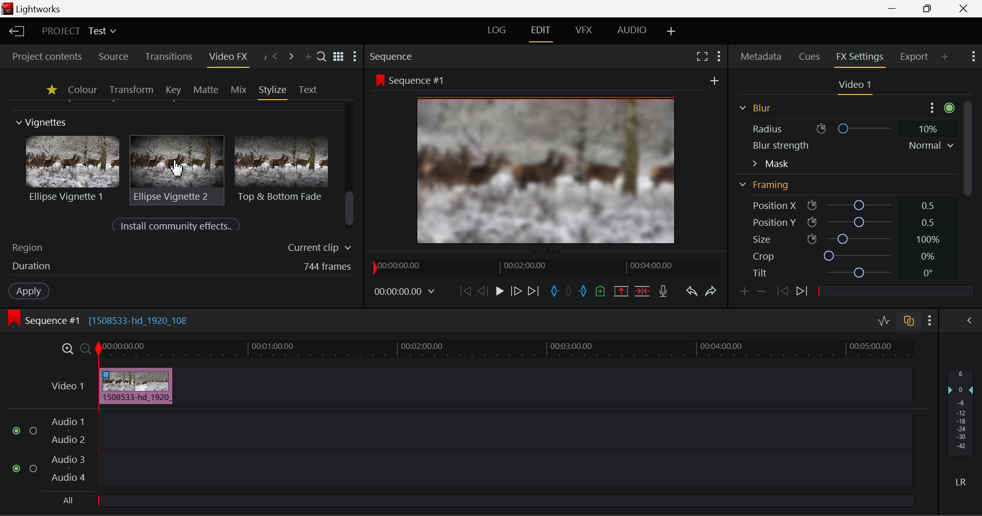  What do you see at coordinates (844, 273) in the screenshot?
I see `Tilt` at bounding box center [844, 273].